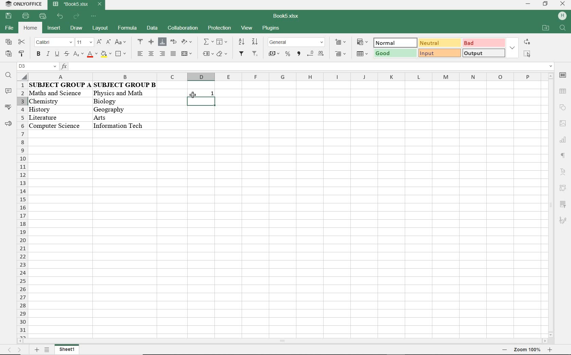 The width and height of the screenshot is (571, 355). Describe the element at coordinates (71, 350) in the screenshot. I see `sheet 1` at that location.